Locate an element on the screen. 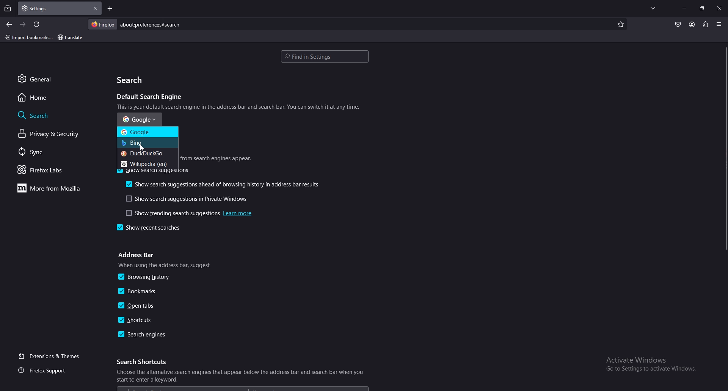 This screenshot has height=391, width=728. google is located at coordinates (139, 118).